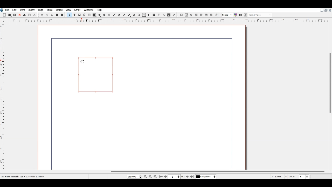  Describe the element at coordinates (154, 15) in the screenshot. I see `Link text Frame` at that location.